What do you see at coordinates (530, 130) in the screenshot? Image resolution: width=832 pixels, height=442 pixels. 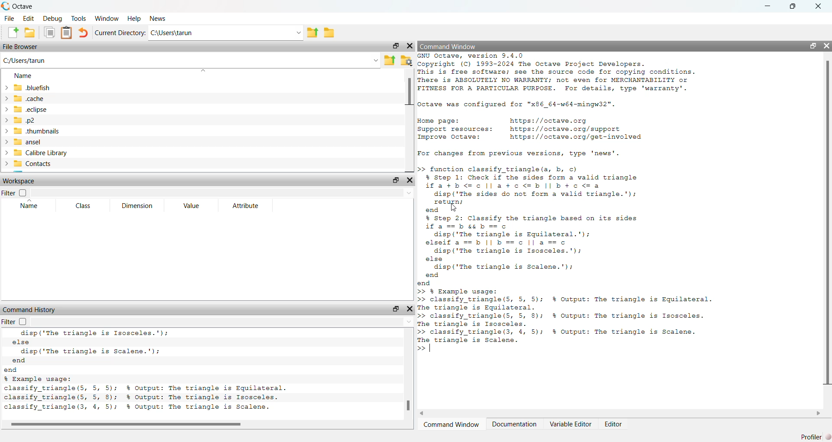 I see `details of octave resources` at bounding box center [530, 130].